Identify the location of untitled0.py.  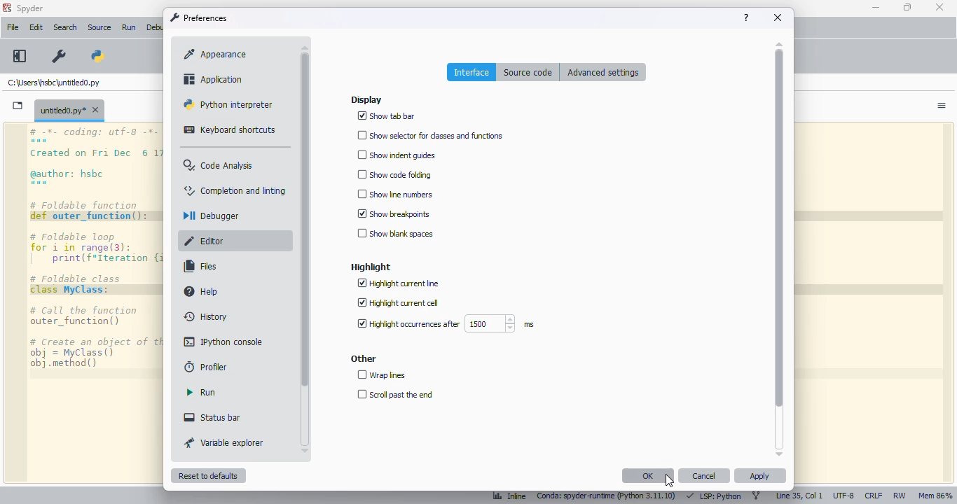
(69, 109).